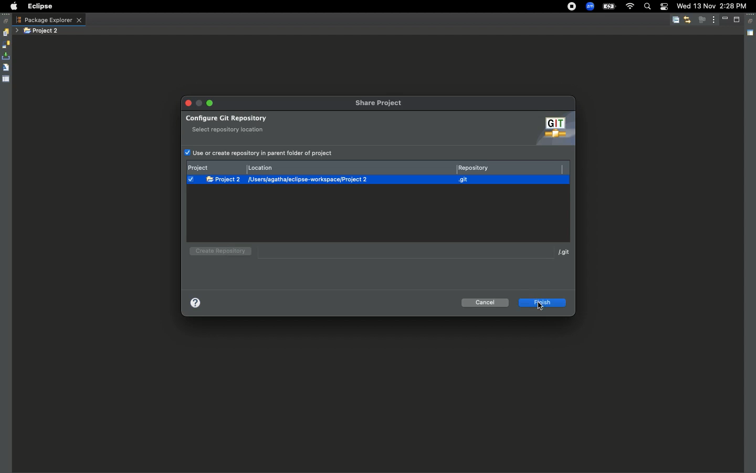 The width and height of the screenshot is (756, 473). I want to click on /git, so click(564, 252).